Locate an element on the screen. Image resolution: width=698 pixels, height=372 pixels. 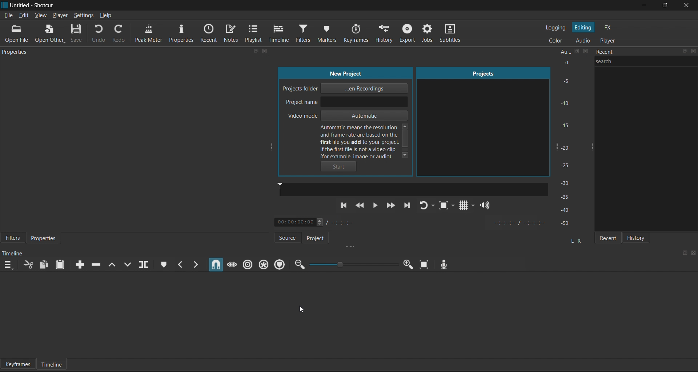
Timeline is located at coordinates (281, 33).